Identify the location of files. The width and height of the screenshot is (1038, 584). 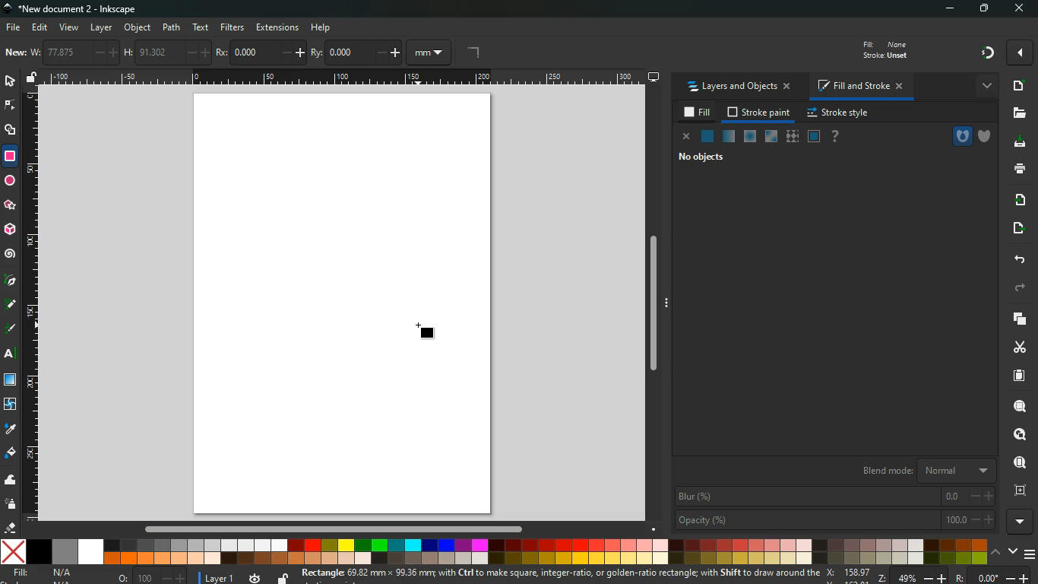
(1016, 115).